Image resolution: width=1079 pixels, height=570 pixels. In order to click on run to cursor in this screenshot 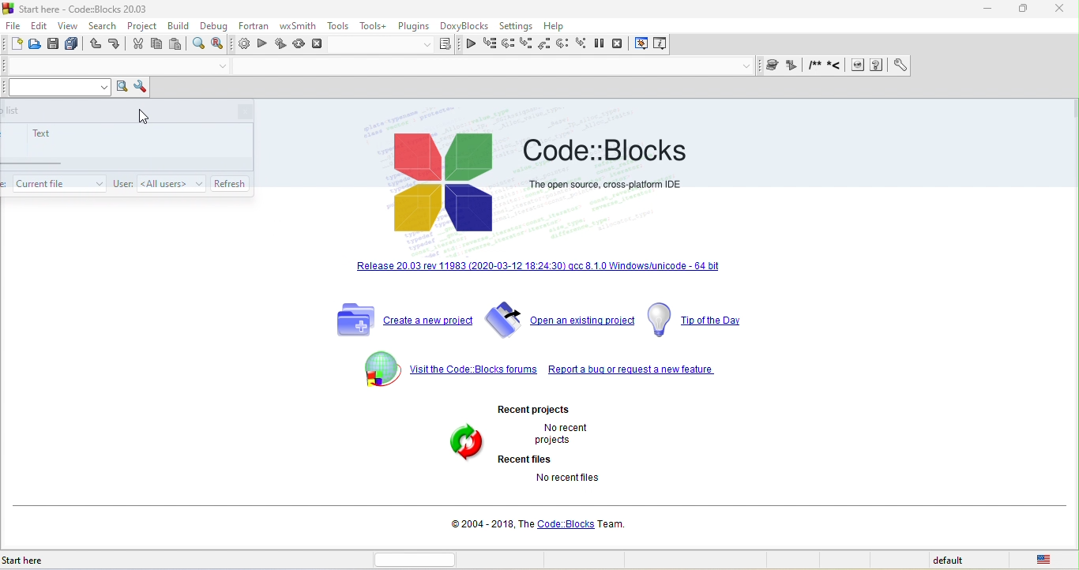, I will do `click(490, 44)`.